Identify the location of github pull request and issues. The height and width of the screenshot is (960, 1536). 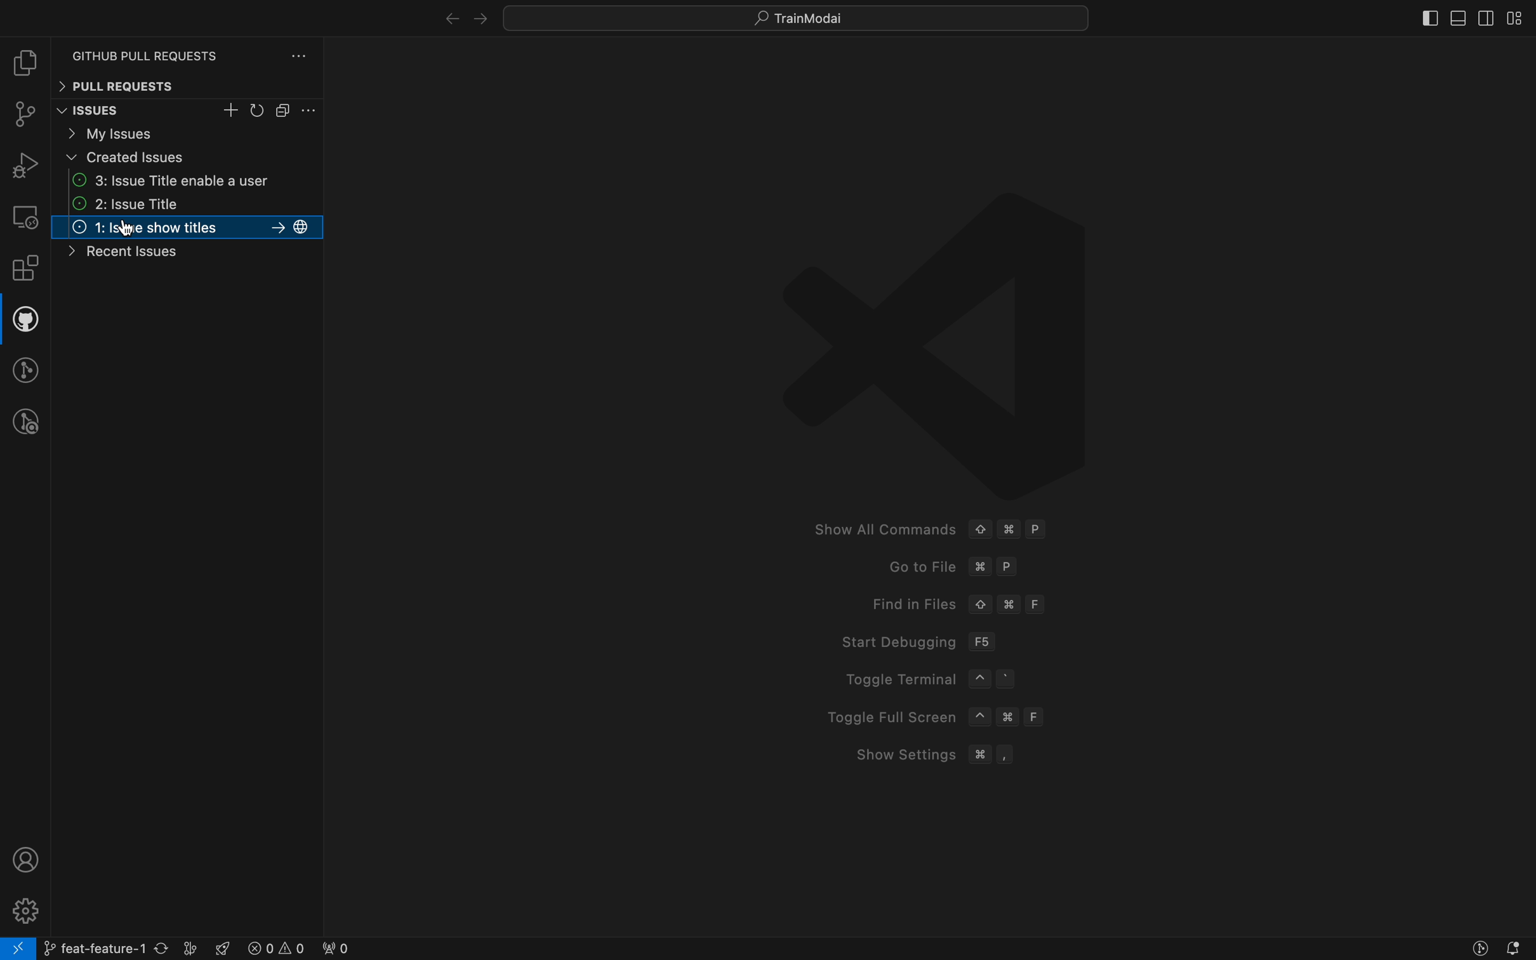
(25, 322).